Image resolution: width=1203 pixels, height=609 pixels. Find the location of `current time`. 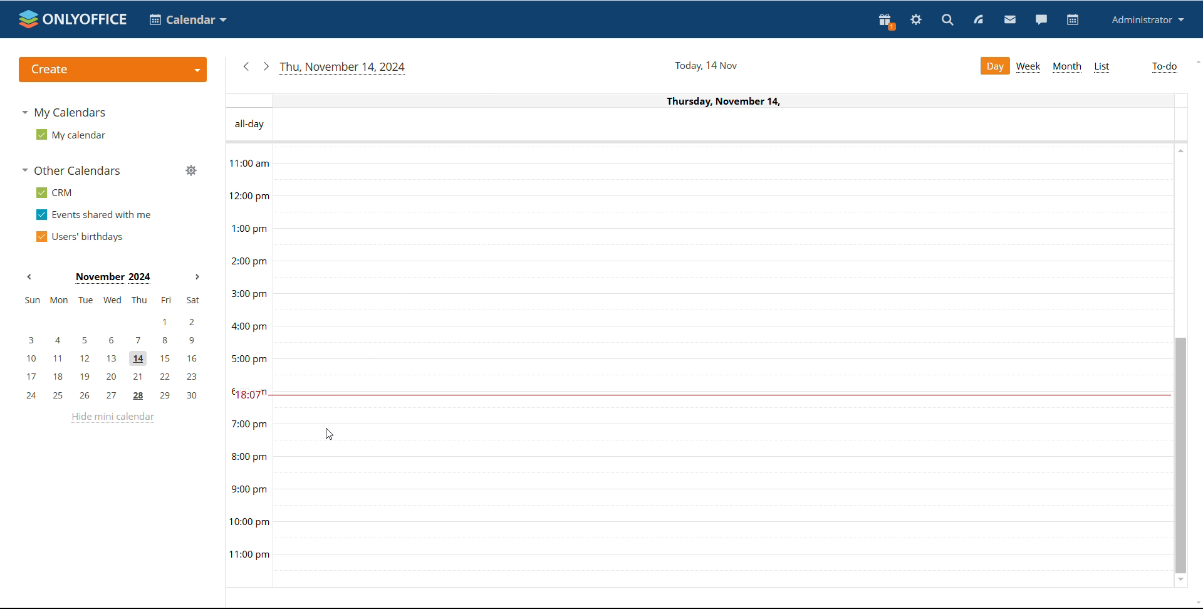

current time is located at coordinates (721, 395).